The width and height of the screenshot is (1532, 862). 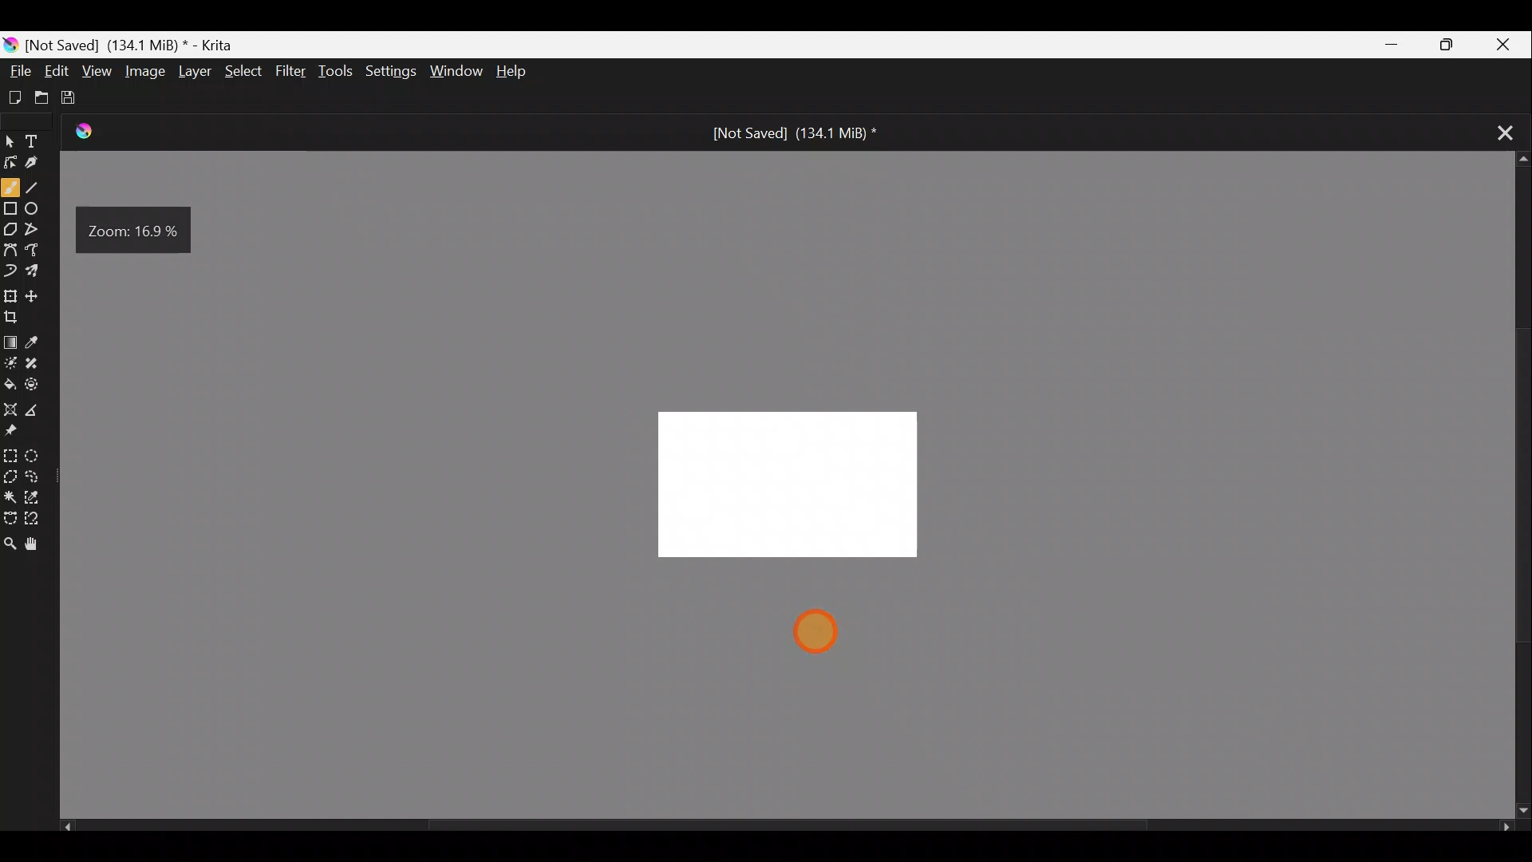 I want to click on Measure the distance between two points, so click(x=37, y=411).